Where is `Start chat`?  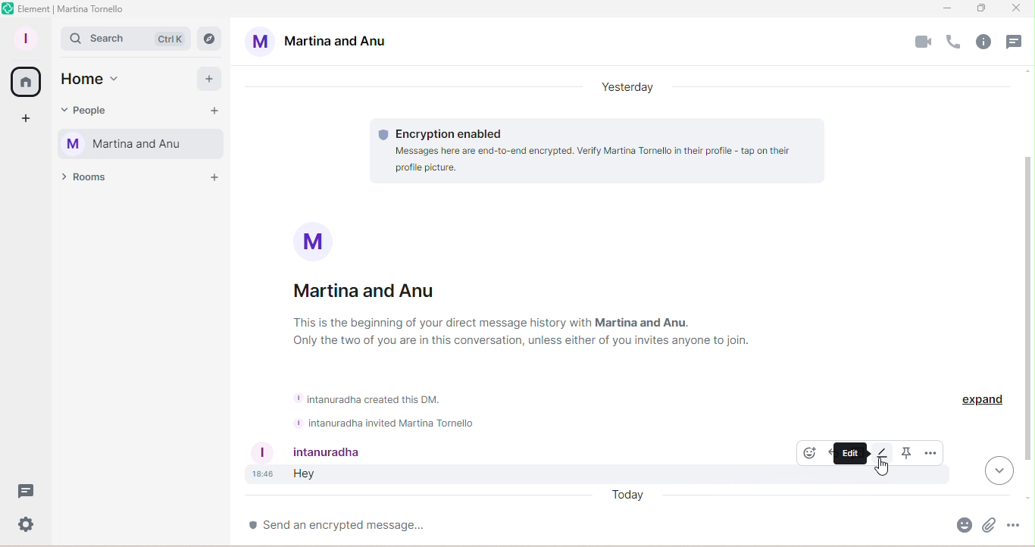
Start chat is located at coordinates (214, 111).